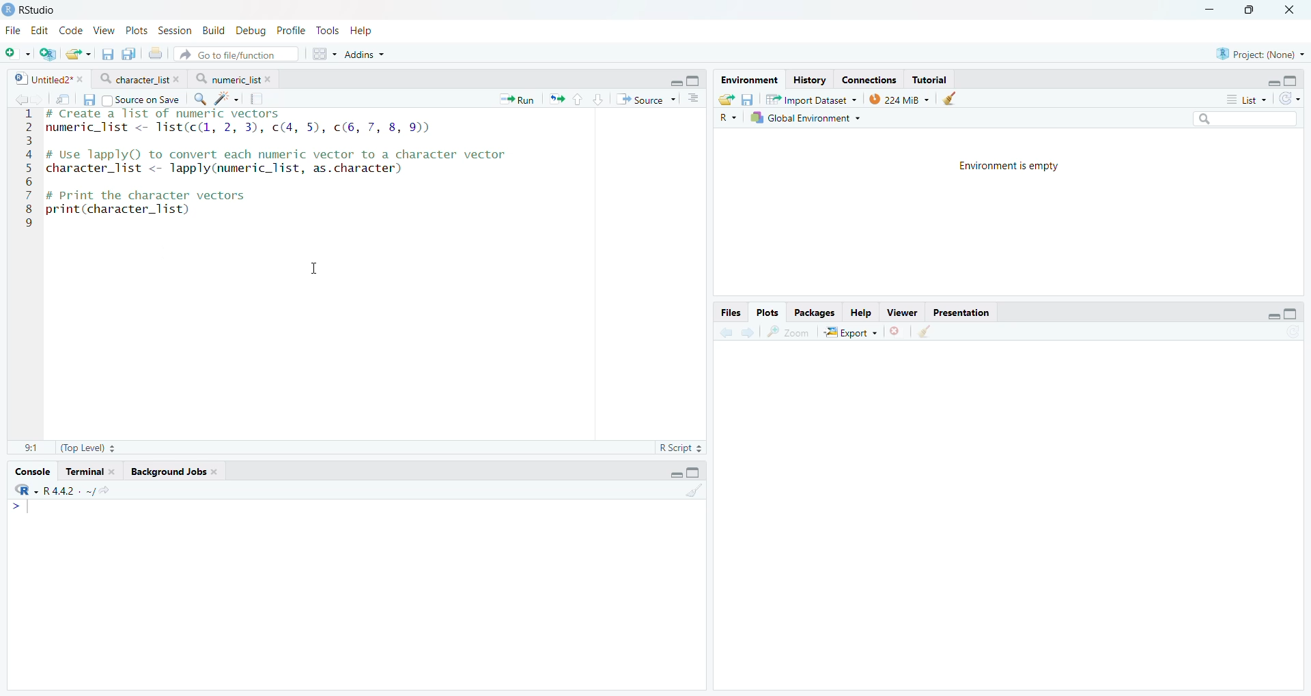 Image resolution: width=1311 pixels, height=696 pixels. What do you see at coordinates (73, 30) in the screenshot?
I see `Code` at bounding box center [73, 30].